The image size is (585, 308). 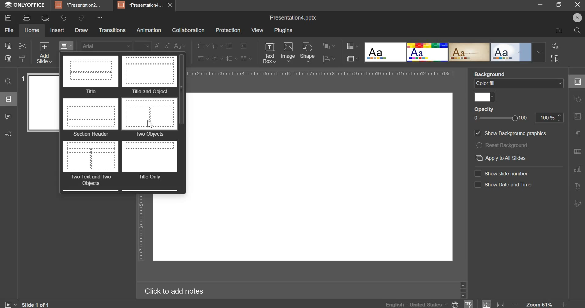 What do you see at coordinates (217, 59) in the screenshot?
I see `vertical alignment` at bounding box center [217, 59].